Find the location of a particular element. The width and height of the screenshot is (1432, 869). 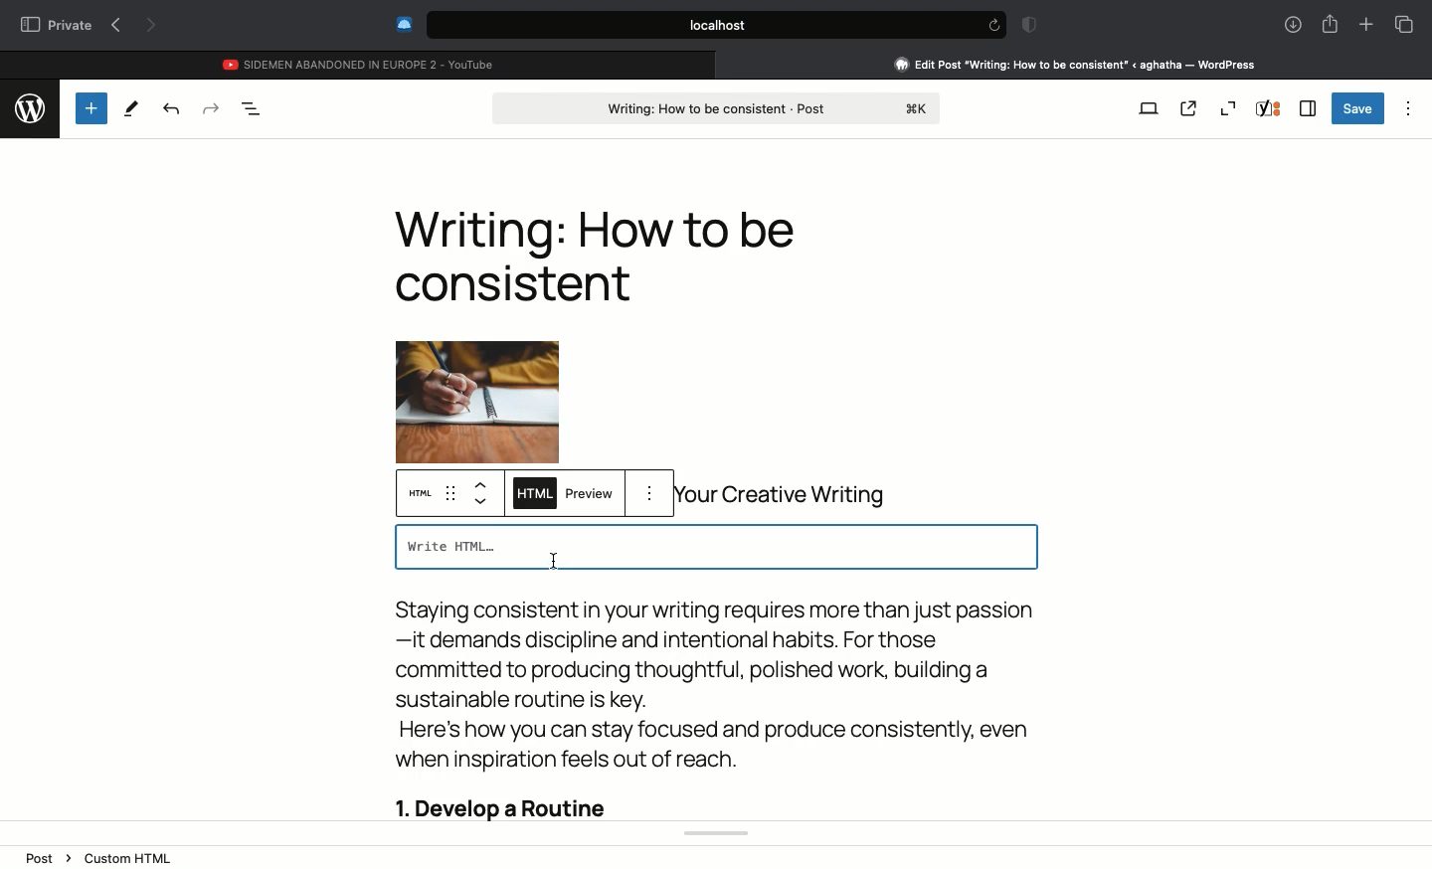

Sidebar is located at coordinates (1308, 108).